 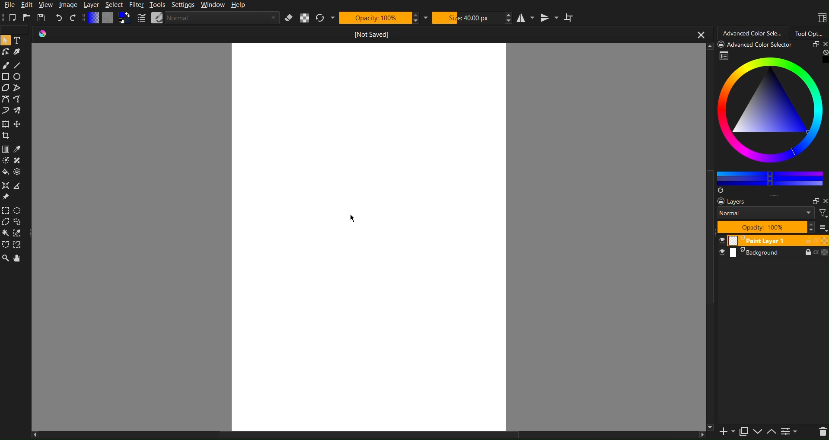 What do you see at coordinates (742, 429) in the screenshot?
I see `Copy Layer` at bounding box center [742, 429].